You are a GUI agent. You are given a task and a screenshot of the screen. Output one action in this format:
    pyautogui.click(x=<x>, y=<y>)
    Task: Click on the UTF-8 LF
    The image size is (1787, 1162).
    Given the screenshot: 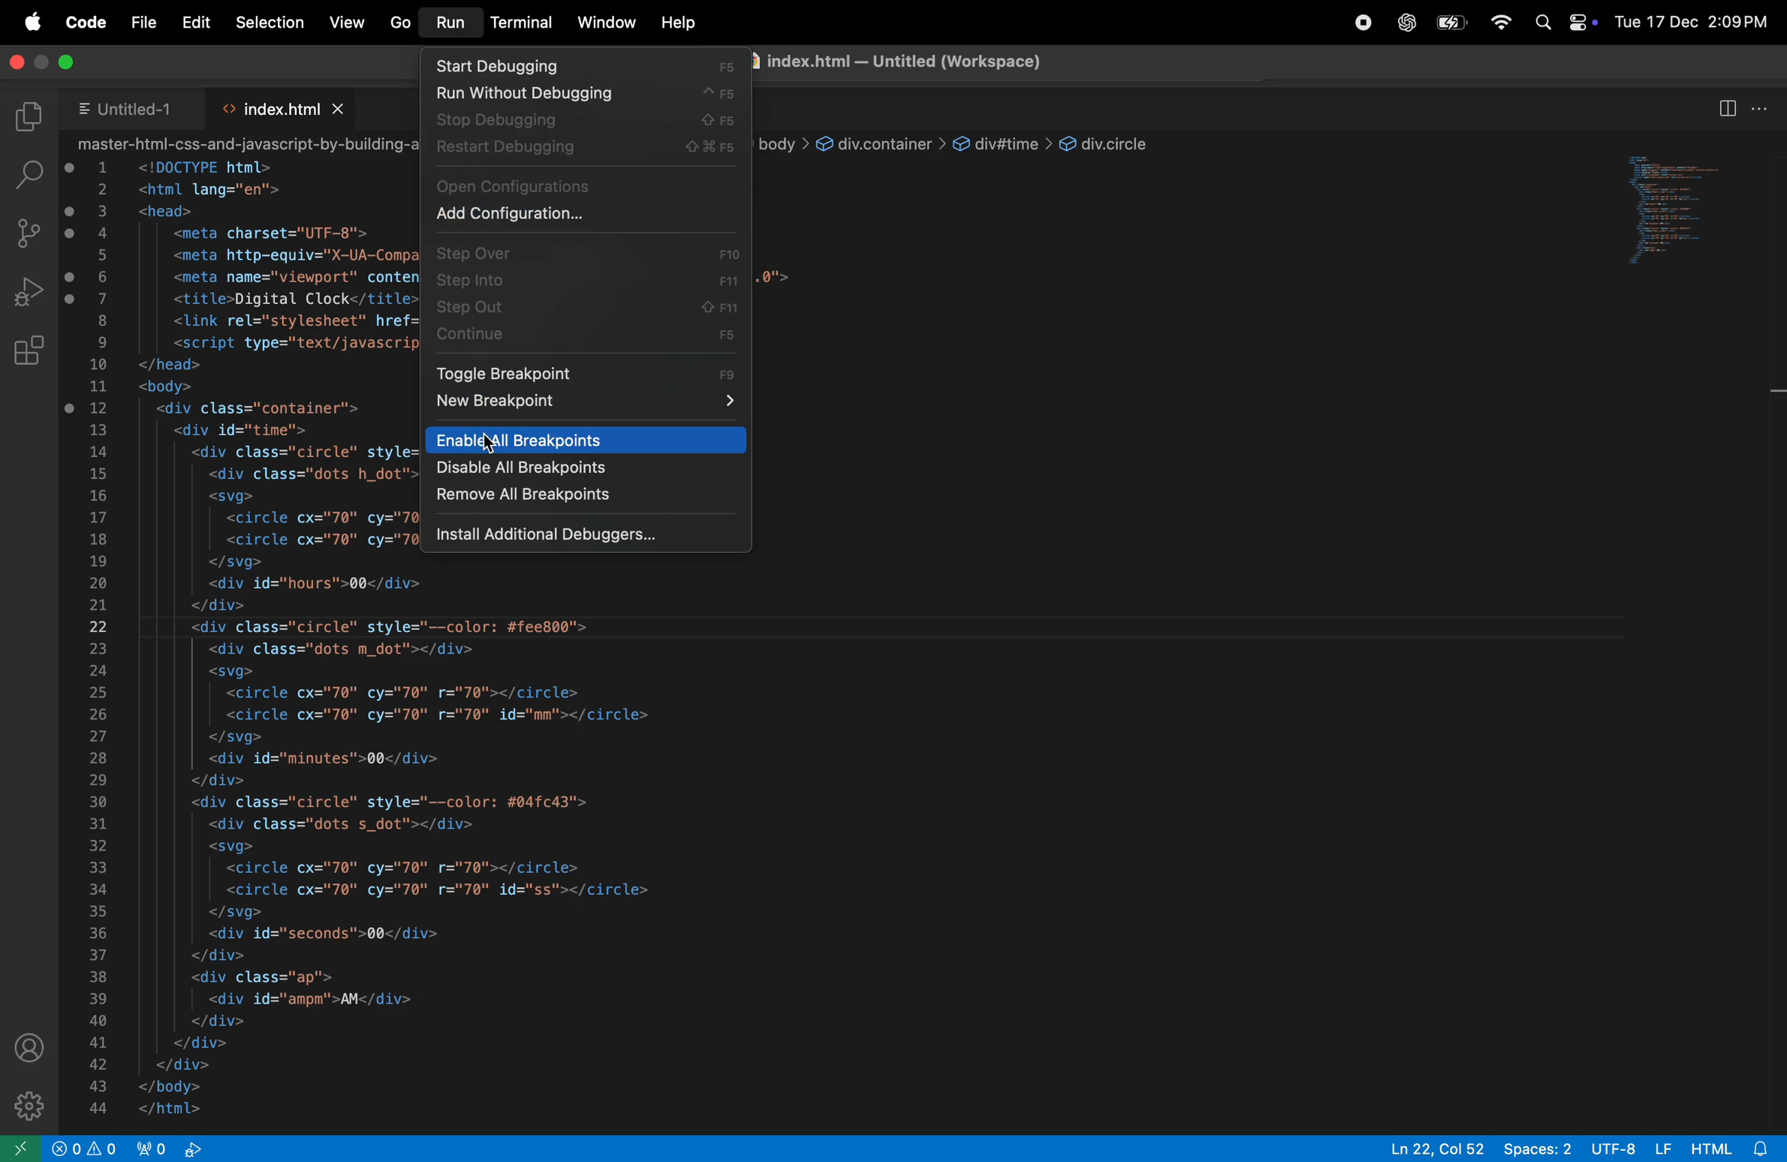 What is the action you would take?
    pyautogui.click(x=1631, y=1146)
    